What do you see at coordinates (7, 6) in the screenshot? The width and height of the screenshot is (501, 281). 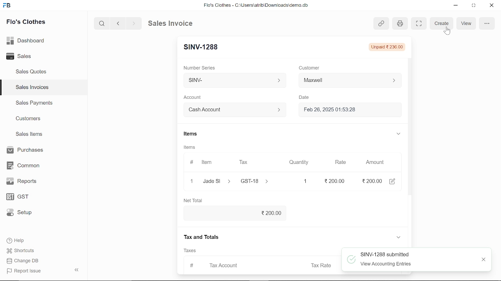 I see `frappe books` at bounding box center [7, 6].